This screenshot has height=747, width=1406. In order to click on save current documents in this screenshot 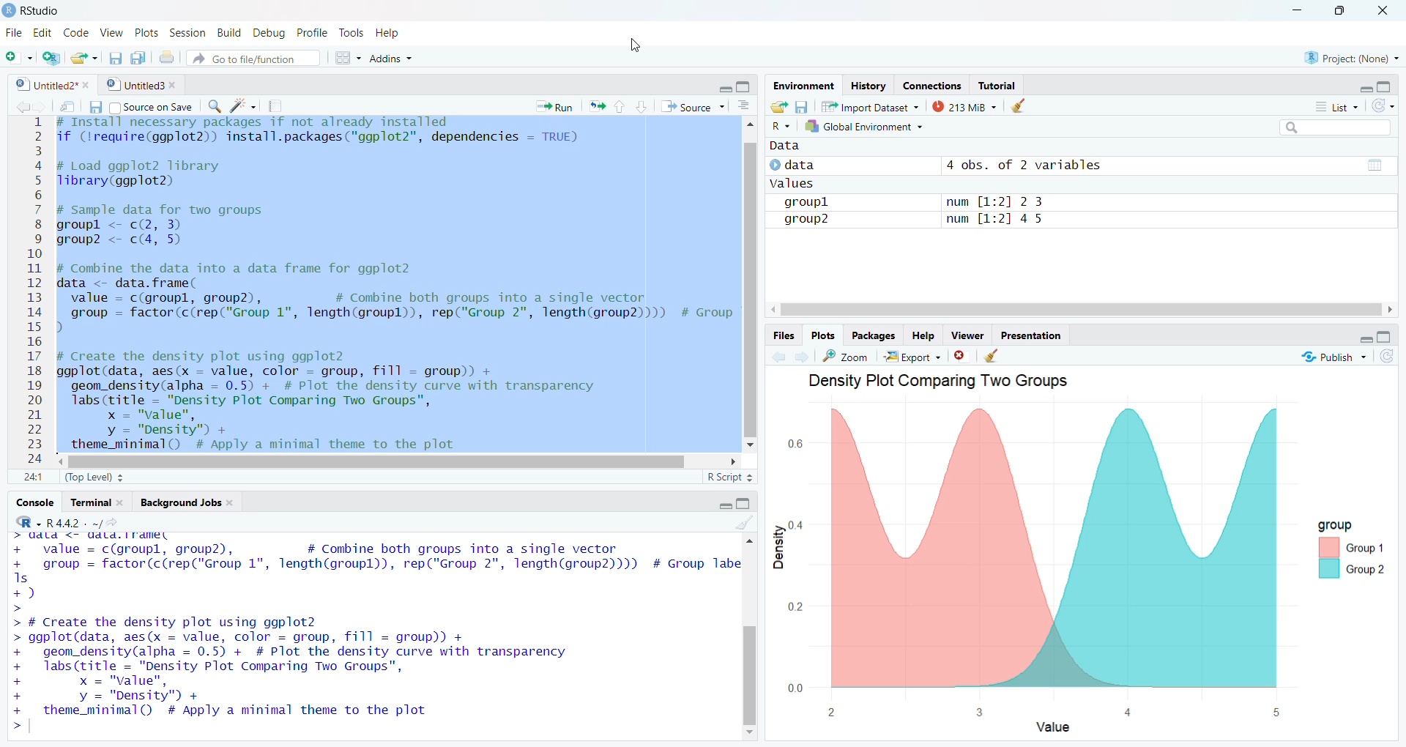, I will do `click(114, 59)`.